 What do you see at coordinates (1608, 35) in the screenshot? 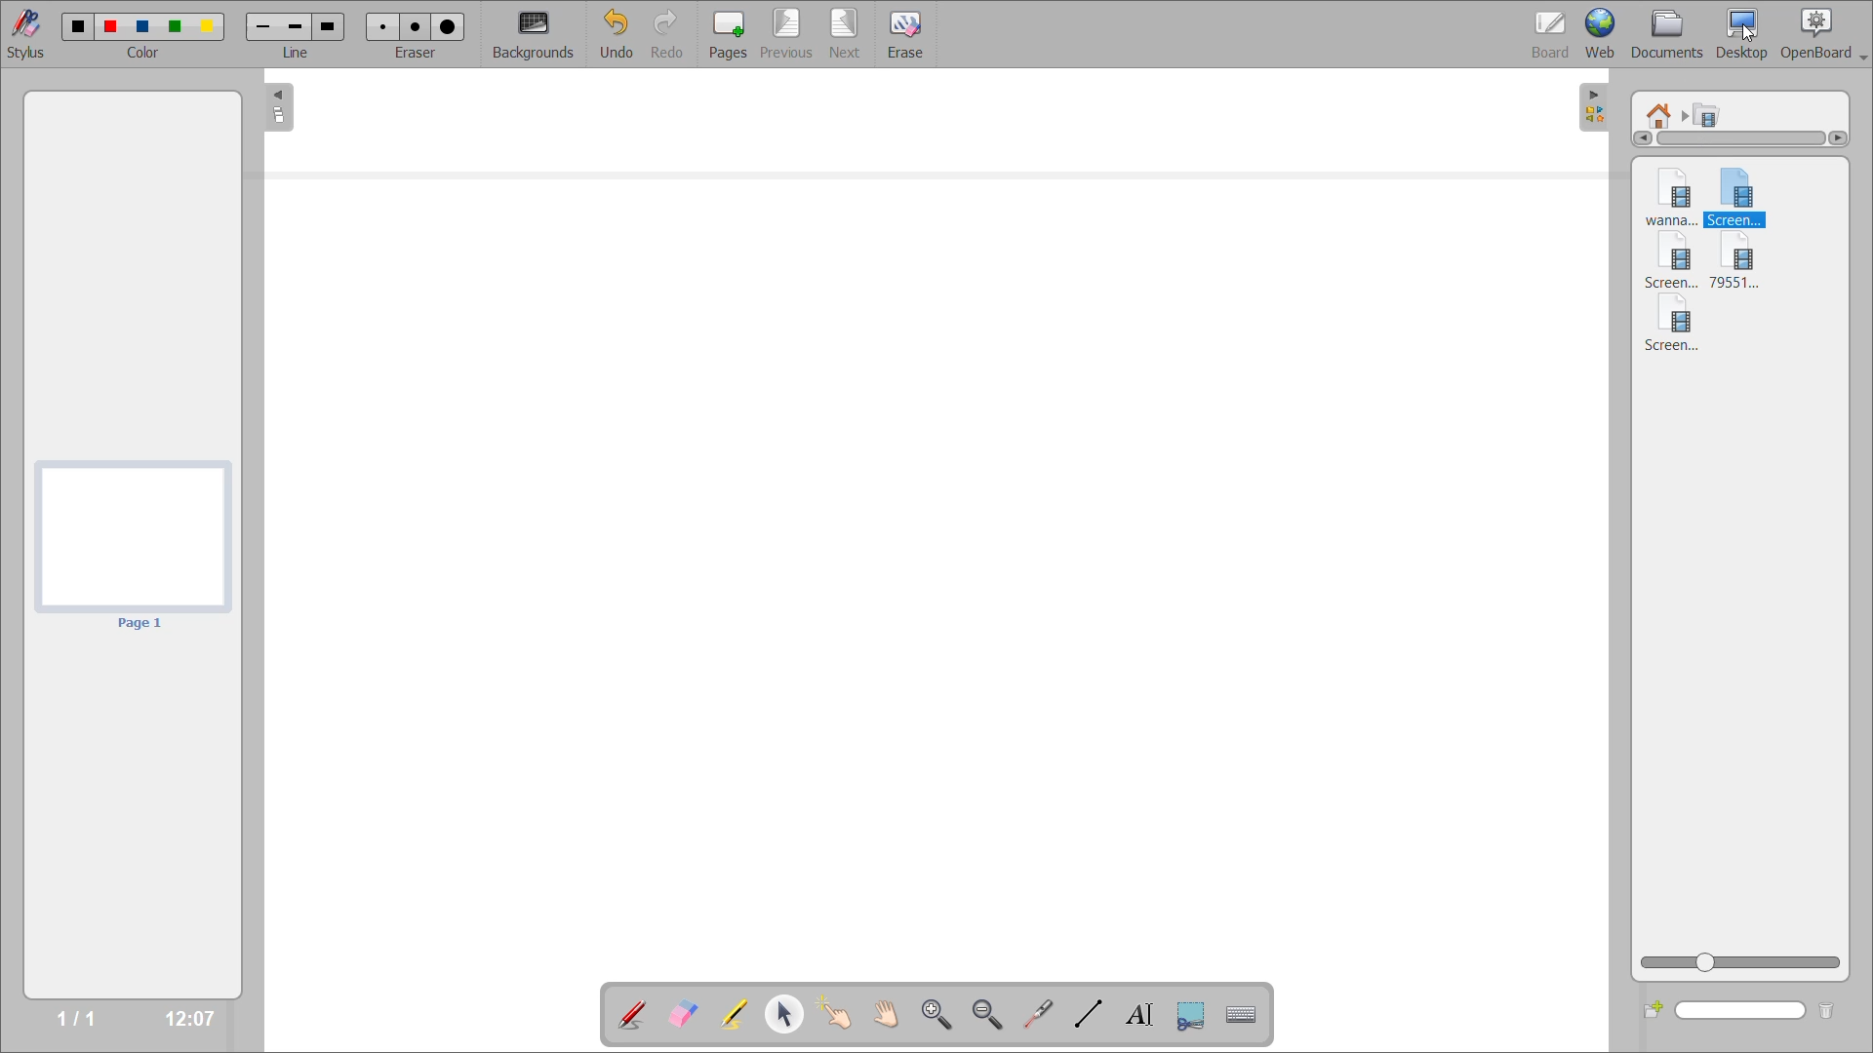
I see `web` at bounding box center [1608, 35].